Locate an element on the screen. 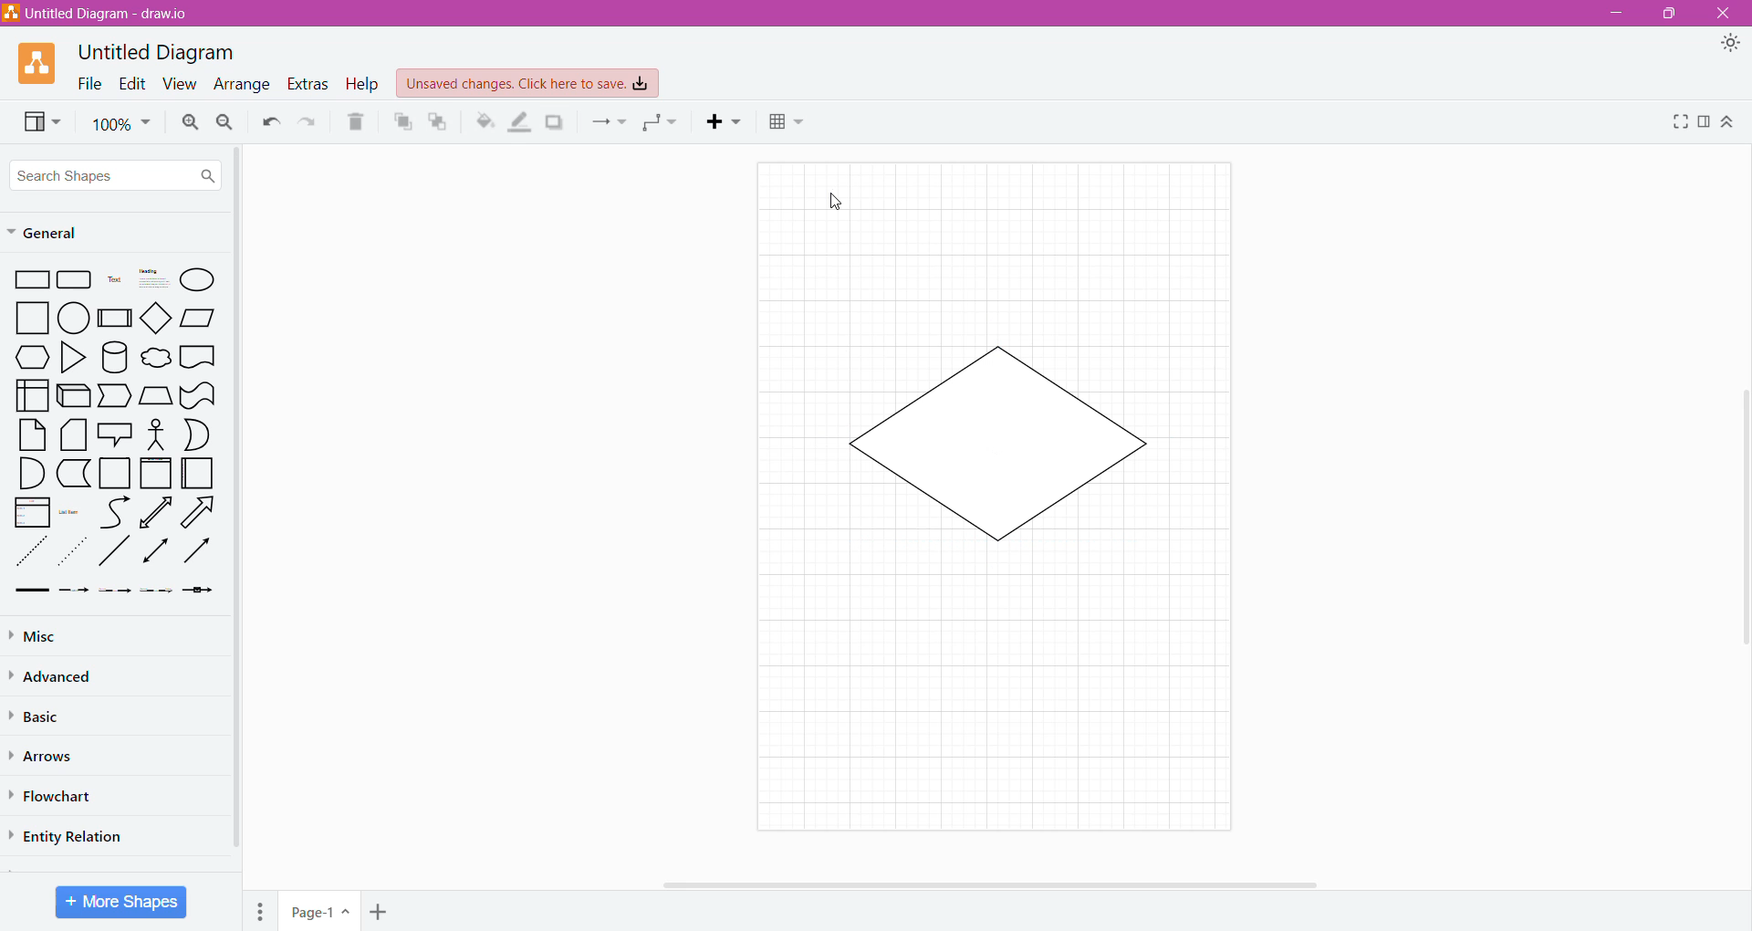 The width and height of the screenshot is (1752, 931). Table is located at coordinates (787, 124).